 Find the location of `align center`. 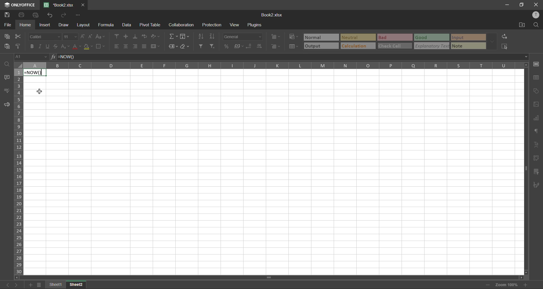

align center is located at coordinates (126, 46).